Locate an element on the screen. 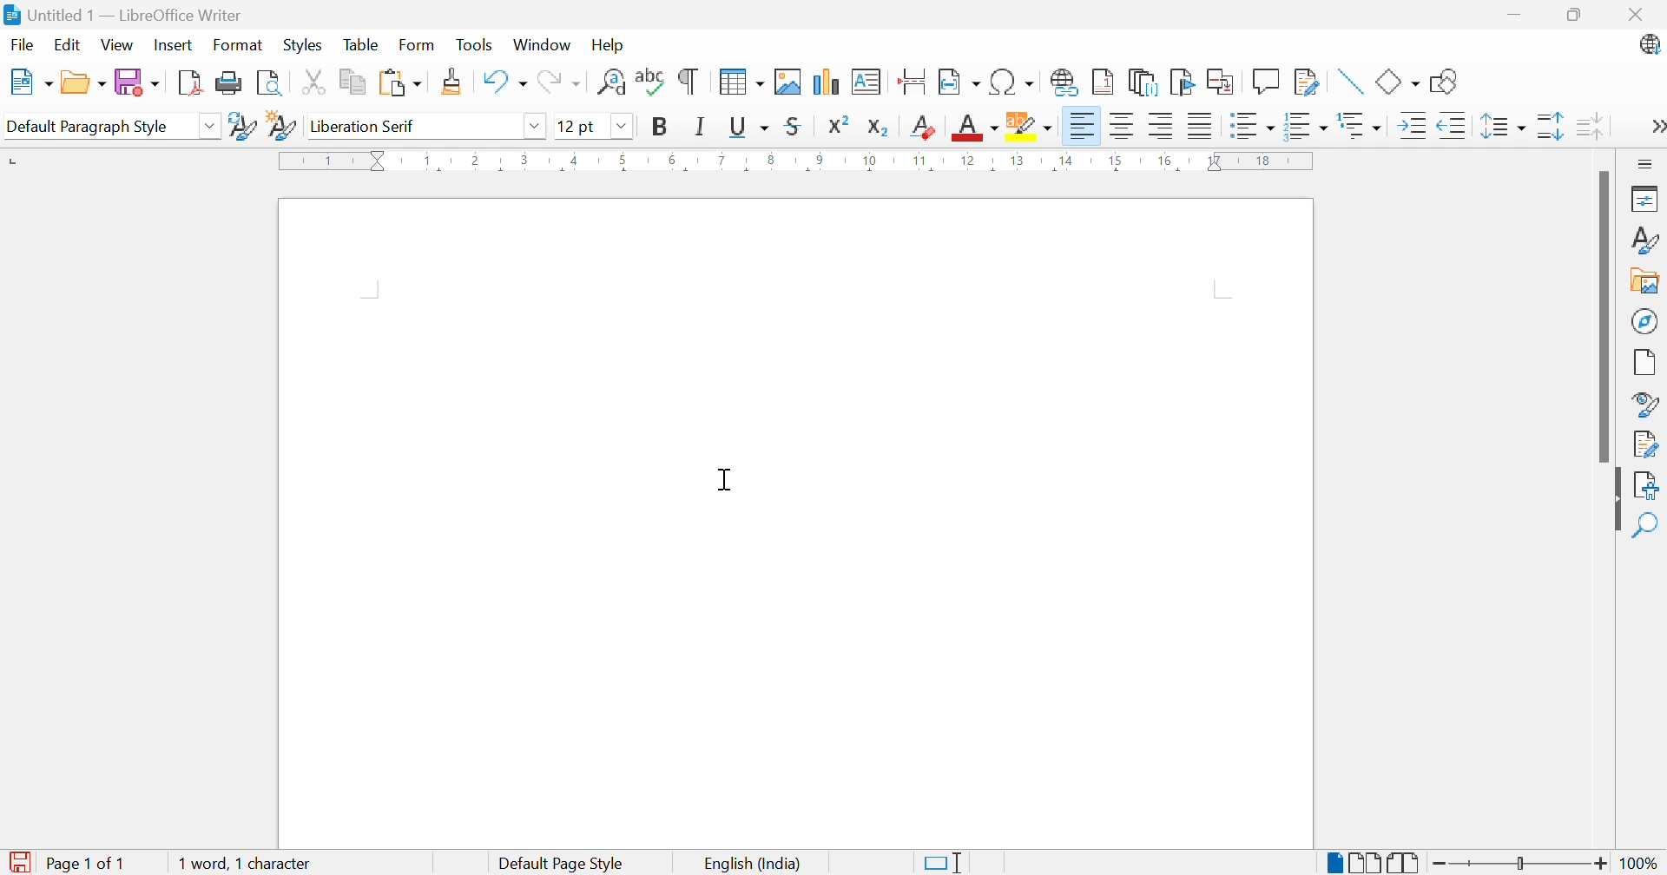 The height and width of the screenshot is (875, 1667). Slider is located at coordinates (1520, 863).